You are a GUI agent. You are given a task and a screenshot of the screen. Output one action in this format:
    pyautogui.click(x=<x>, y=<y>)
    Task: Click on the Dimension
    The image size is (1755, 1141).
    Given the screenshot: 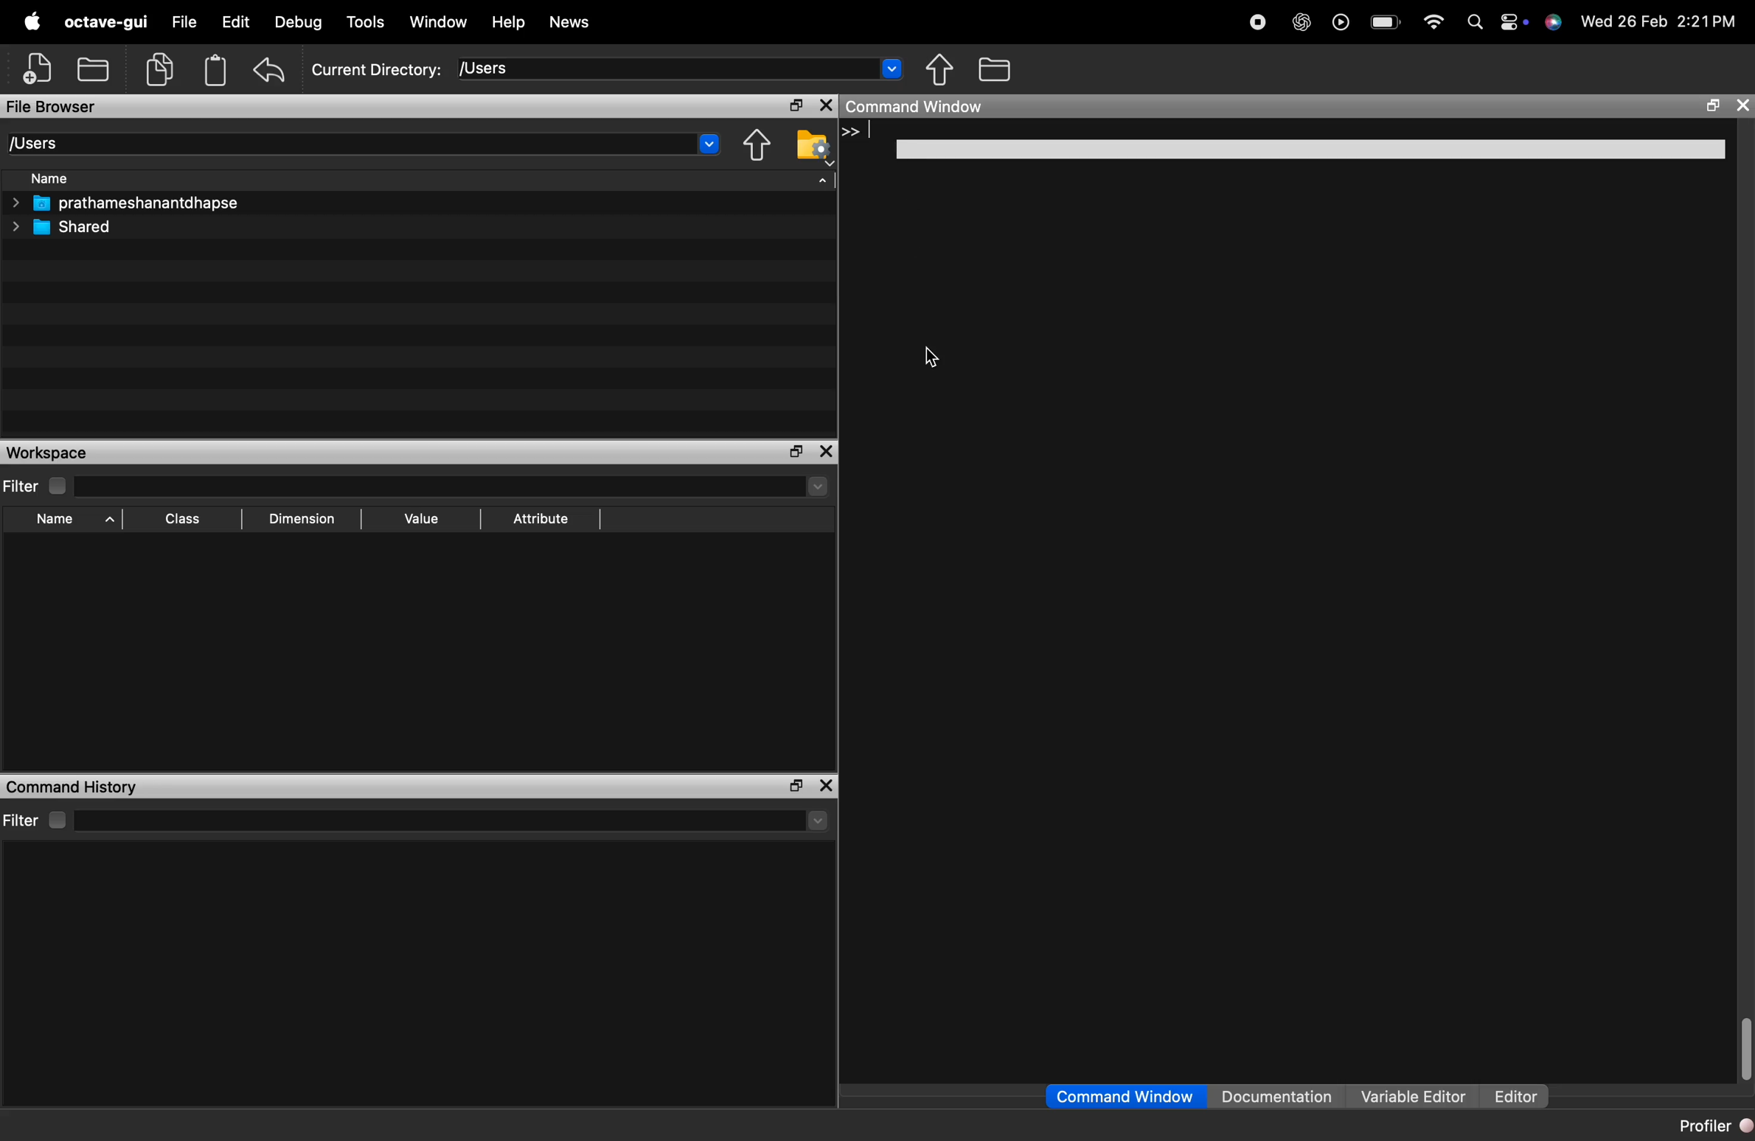 What is the action you would take?
    pyautogui.click(x=305, y=519)
    